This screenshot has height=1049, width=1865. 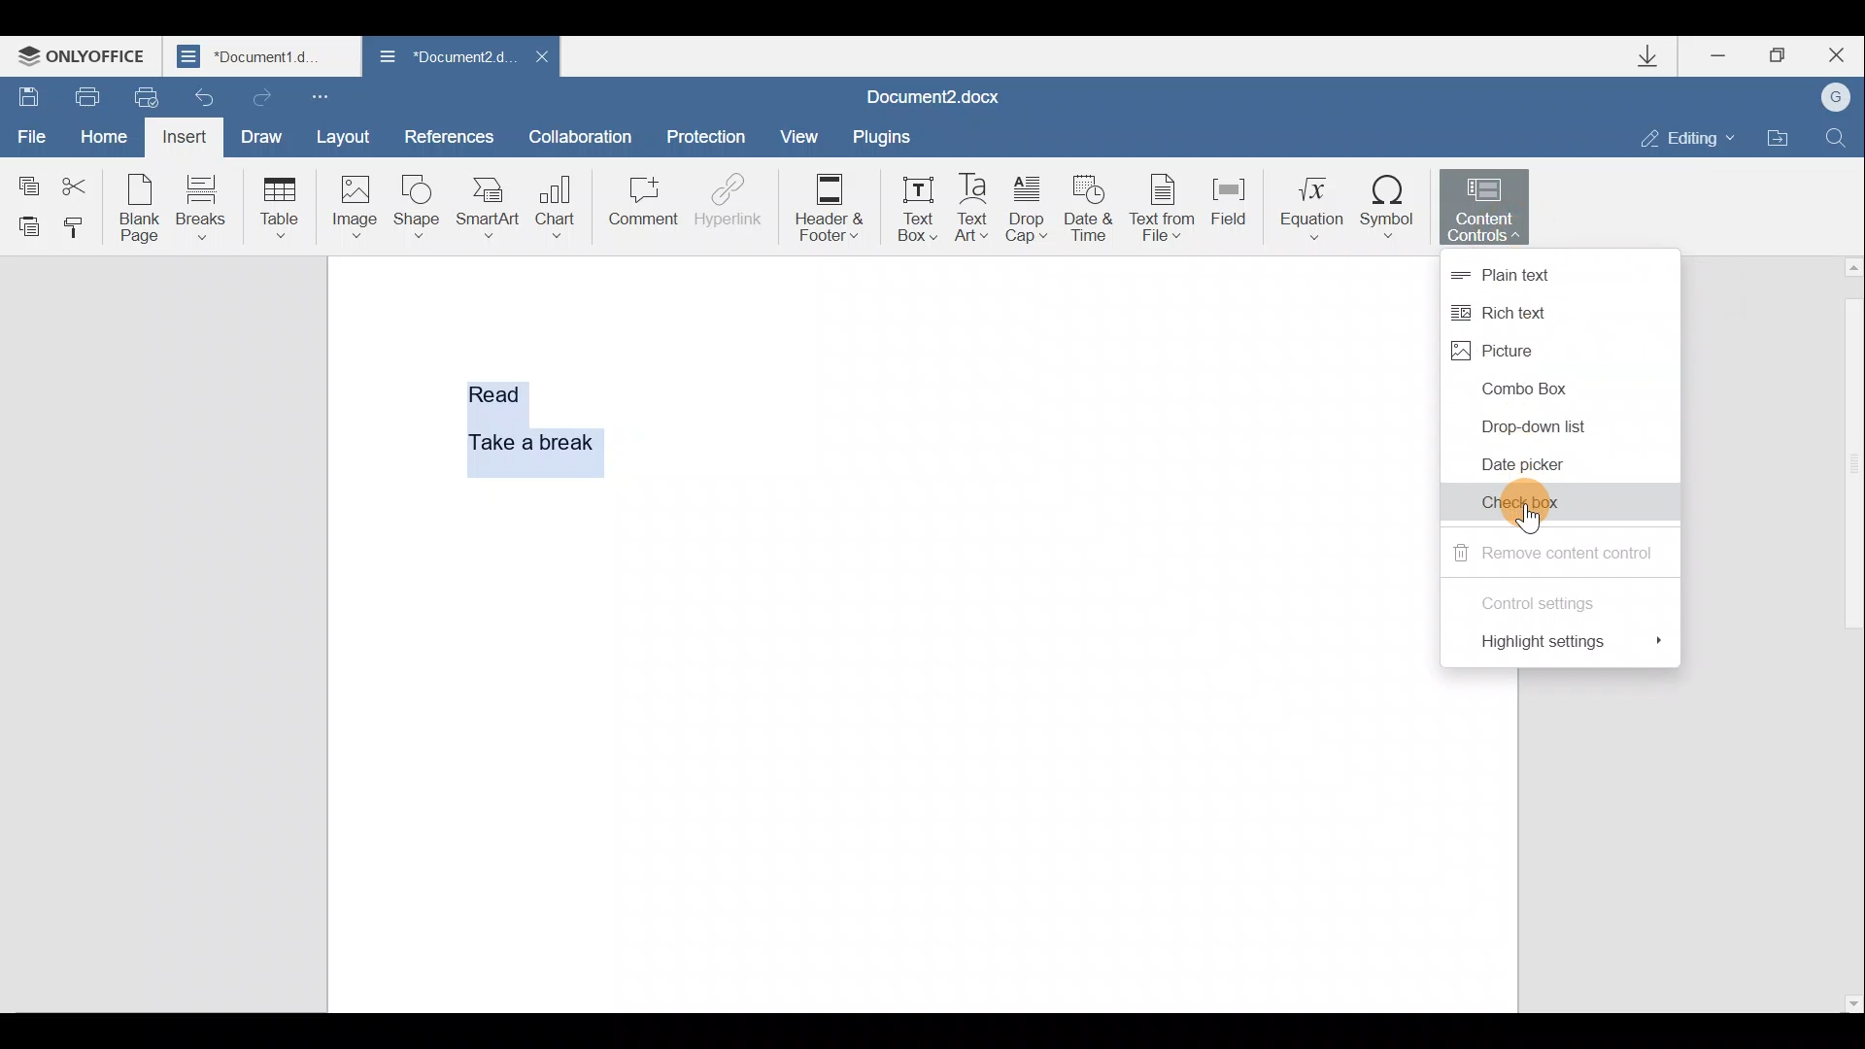 I want to click on Equation, so click(x=1306, y=207).